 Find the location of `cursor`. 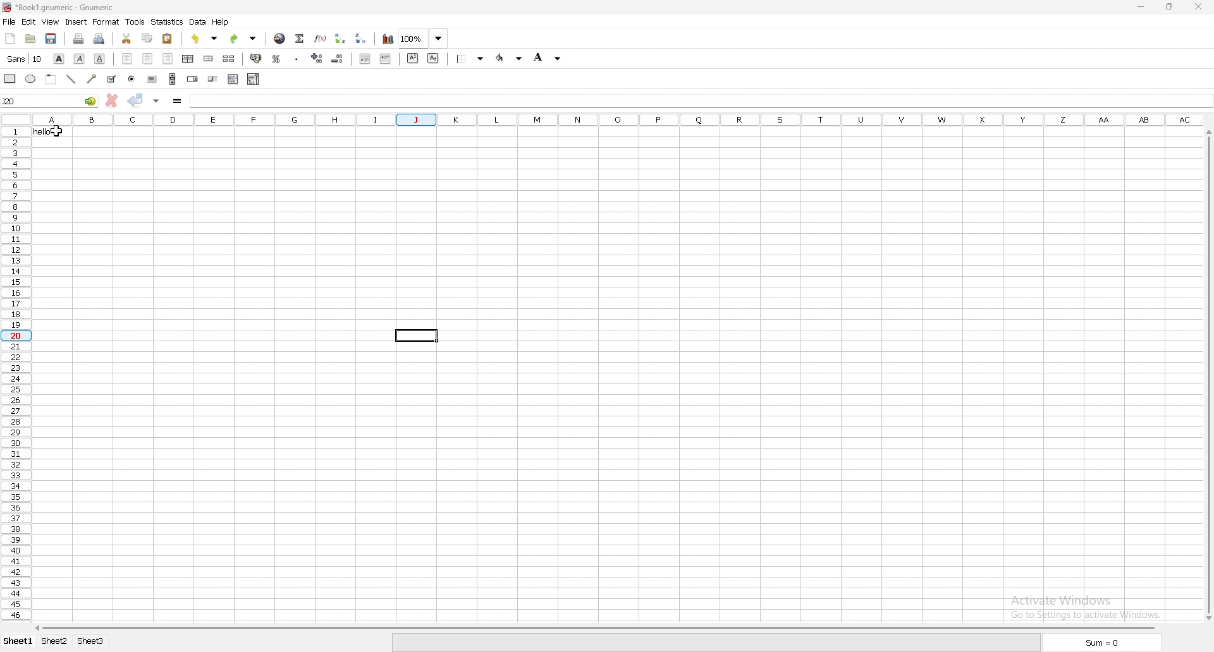

cursor is located at coordinates (56, 132).